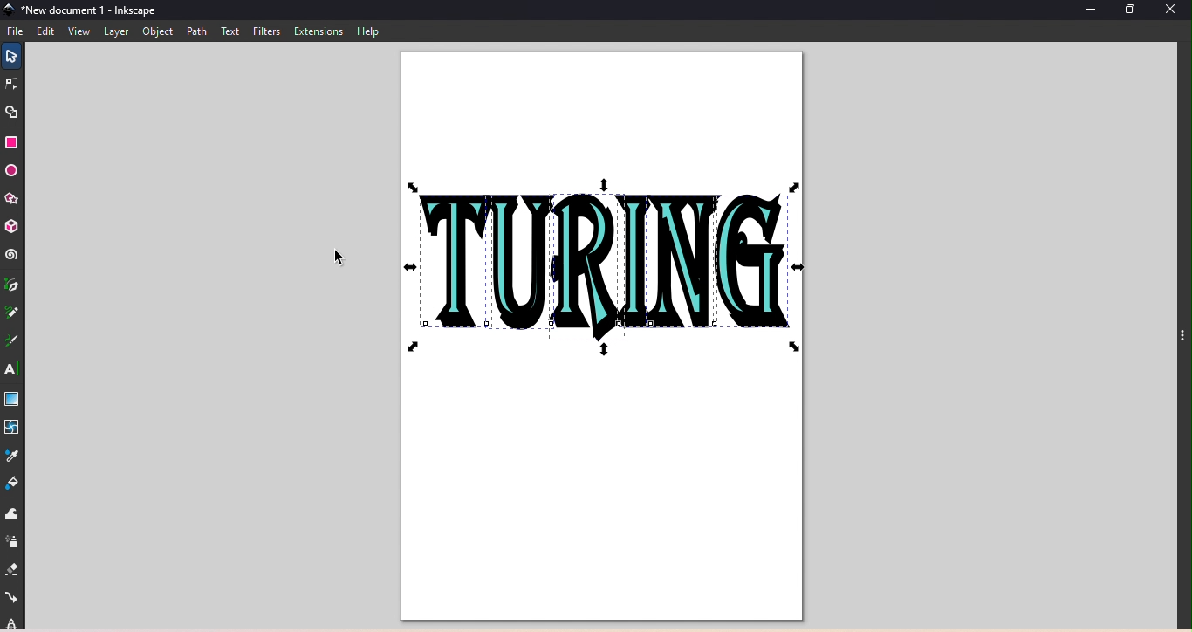 The image size is (1192, 632). What do you see at coordinates (1175, 12) in the screenshot?
I see `Close` at bounding box center [1175, 12].